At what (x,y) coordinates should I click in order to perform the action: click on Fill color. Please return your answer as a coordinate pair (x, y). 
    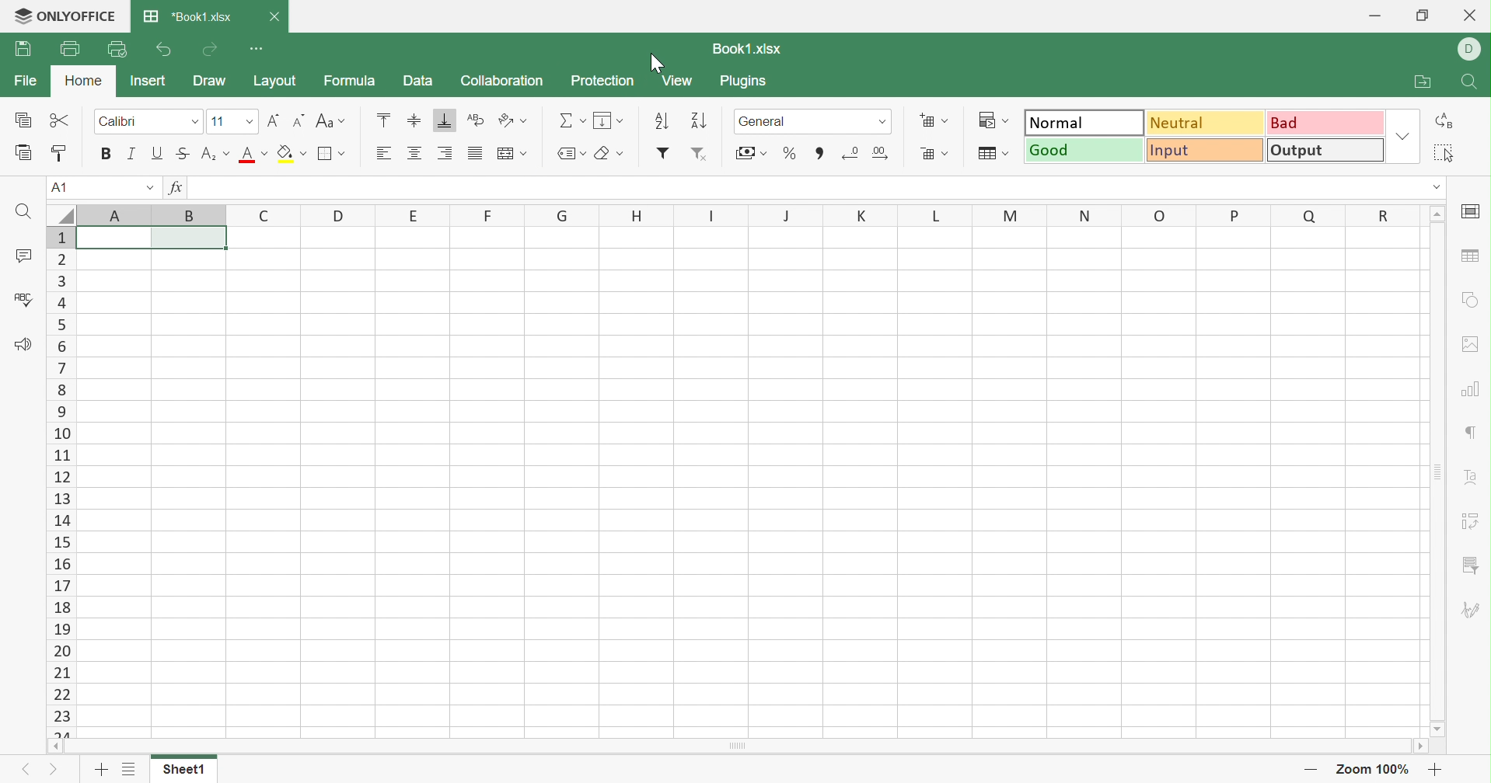
    Looking at the image, I should click on (289, 153).